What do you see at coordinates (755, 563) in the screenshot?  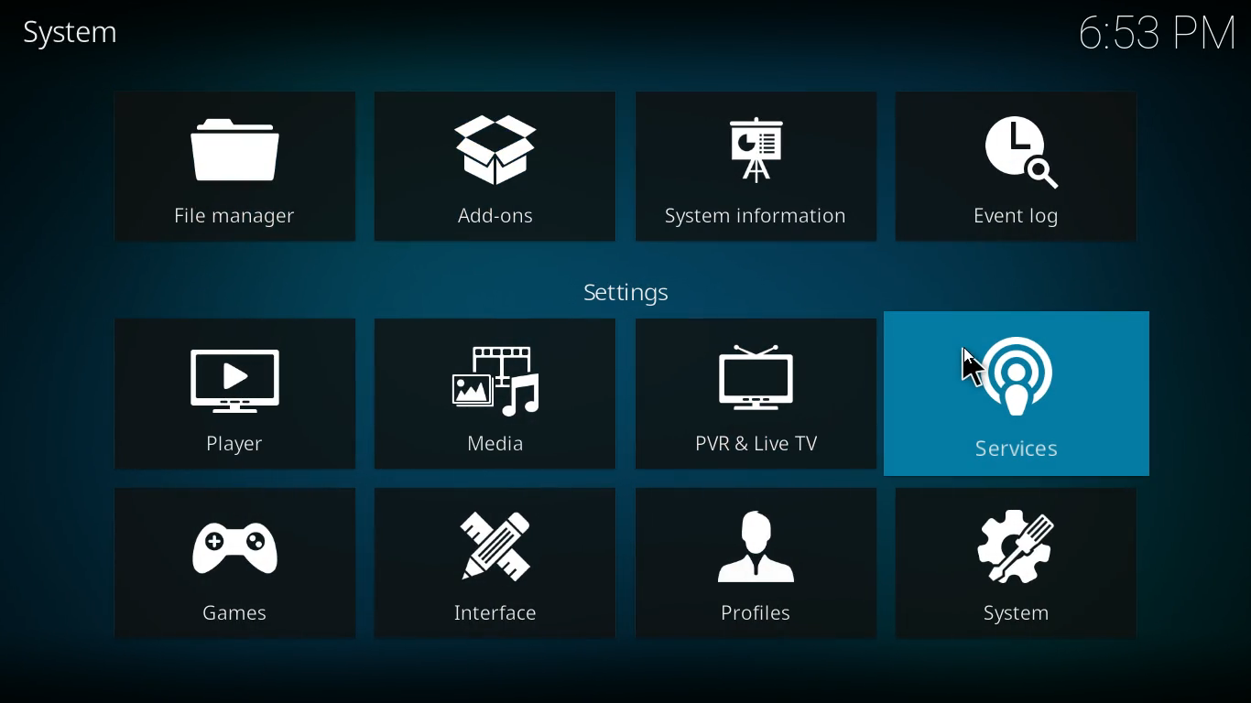 I see `profiles` at bounding box center [755, 563].